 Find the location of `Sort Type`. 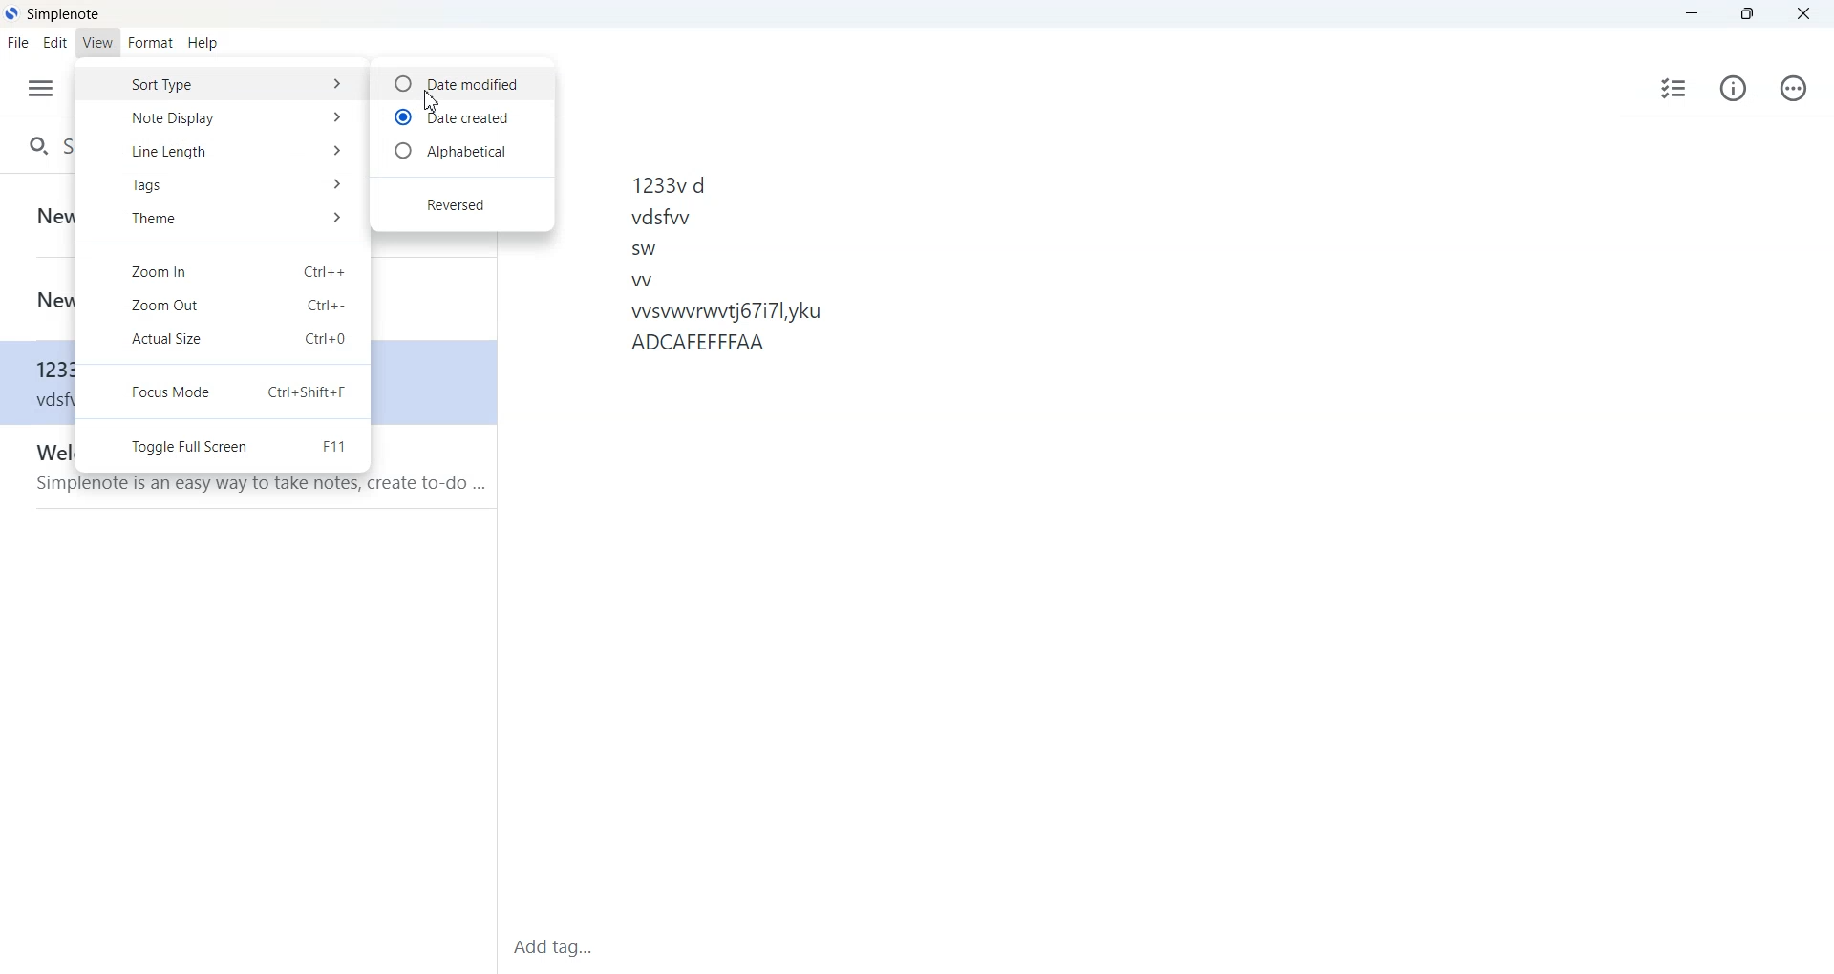

Sort Type is located at coordinates (223, 86).